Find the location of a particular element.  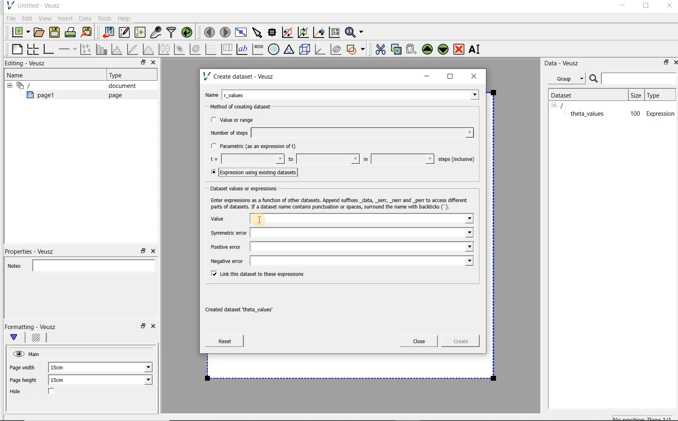

Value is located at coordinates (340, 219).